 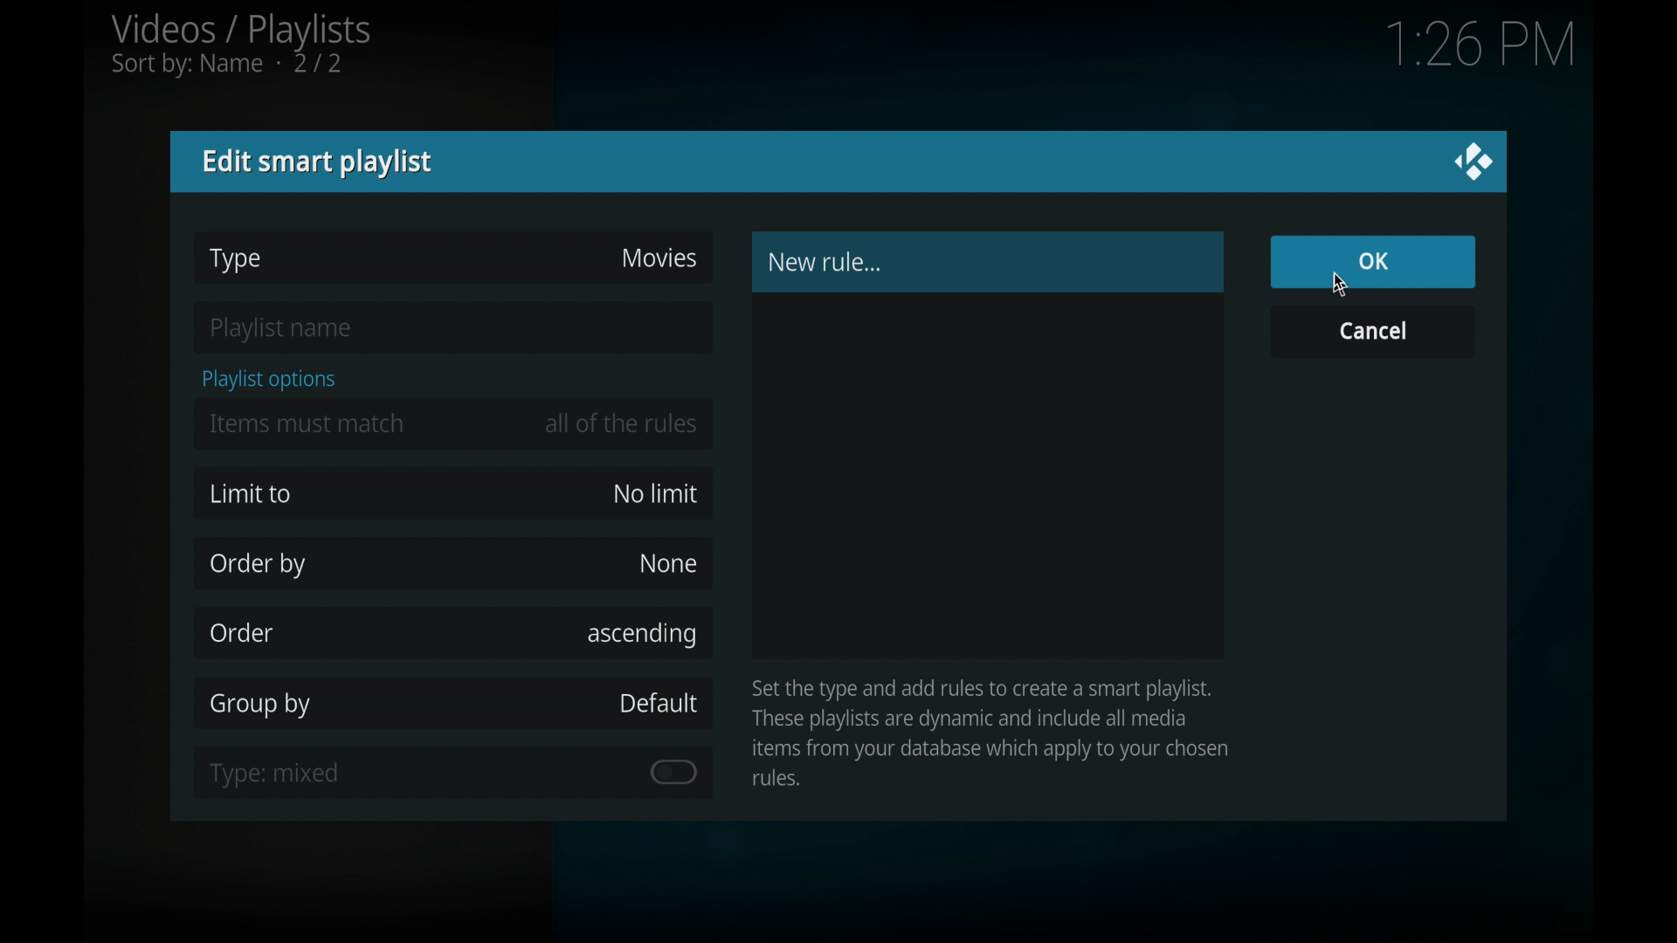 I want to click on new rule, so click(x=826, y=262).